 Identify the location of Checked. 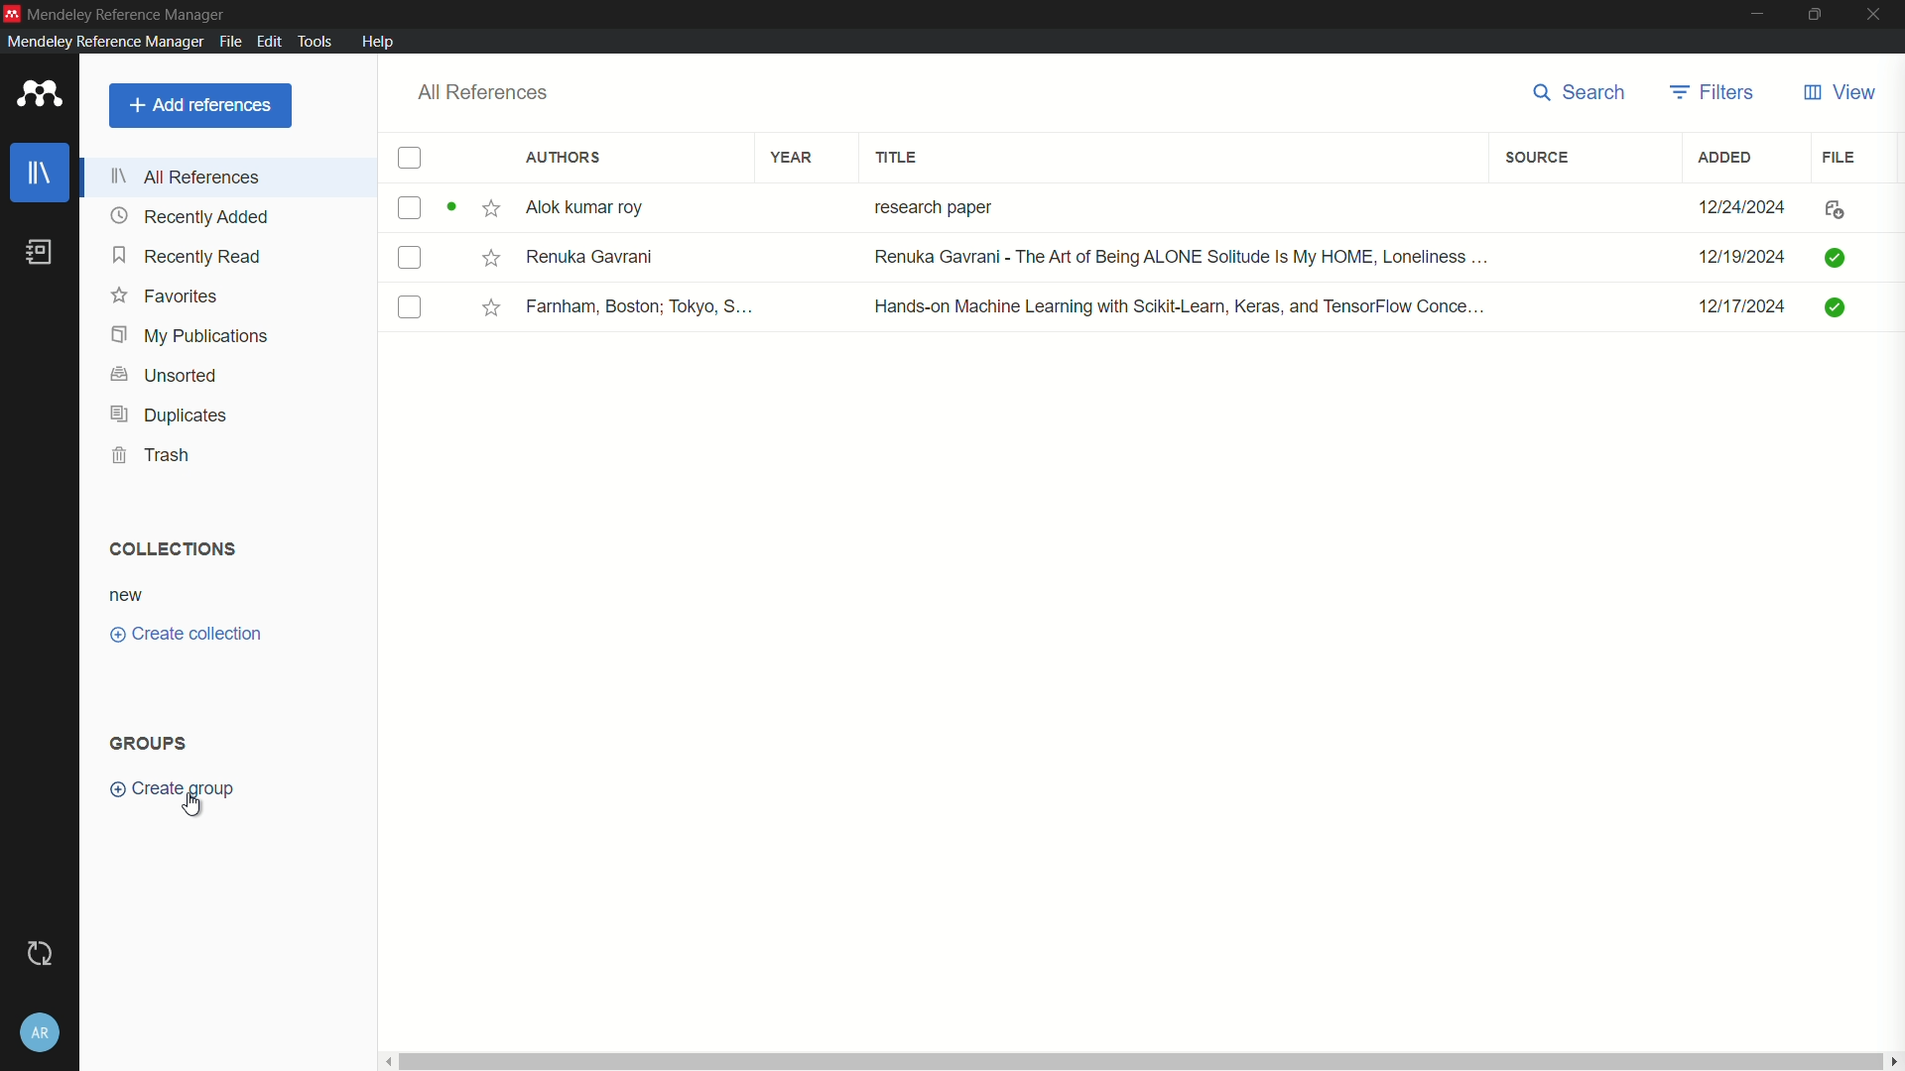
(1834, 256).